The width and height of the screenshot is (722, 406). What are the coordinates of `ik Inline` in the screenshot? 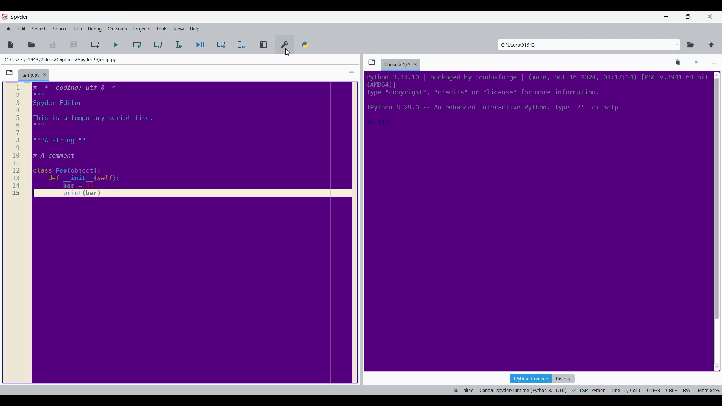 It's located at (461, 389).